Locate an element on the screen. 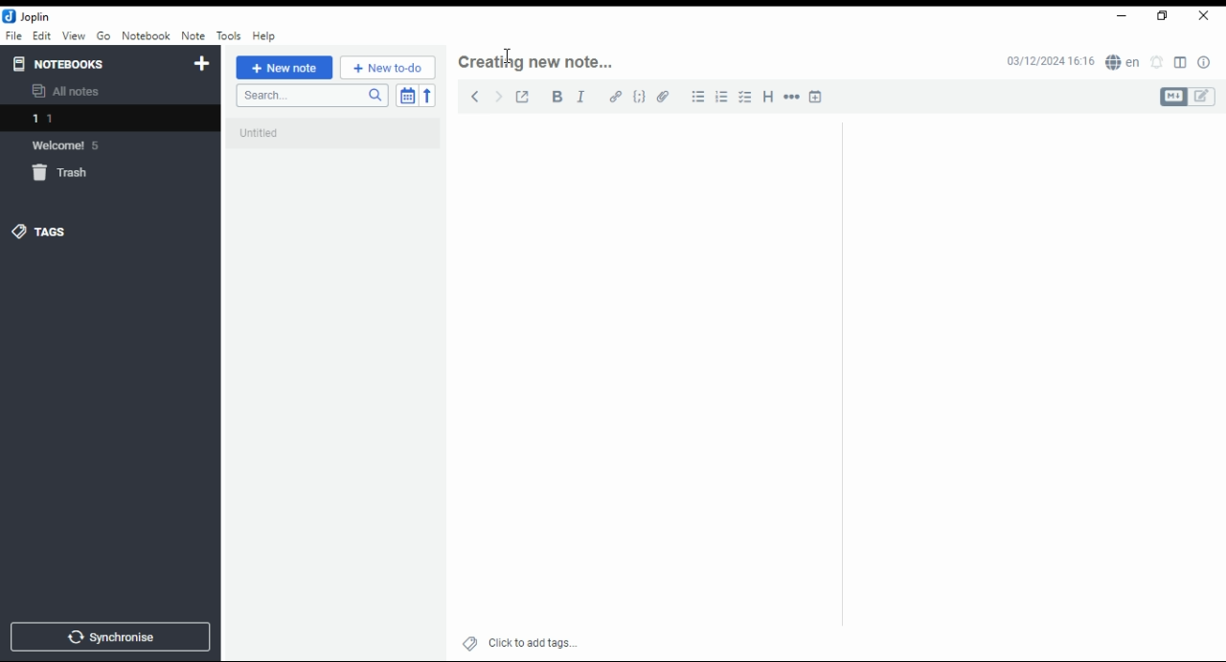  all notes is located at coordinates (71, 92).